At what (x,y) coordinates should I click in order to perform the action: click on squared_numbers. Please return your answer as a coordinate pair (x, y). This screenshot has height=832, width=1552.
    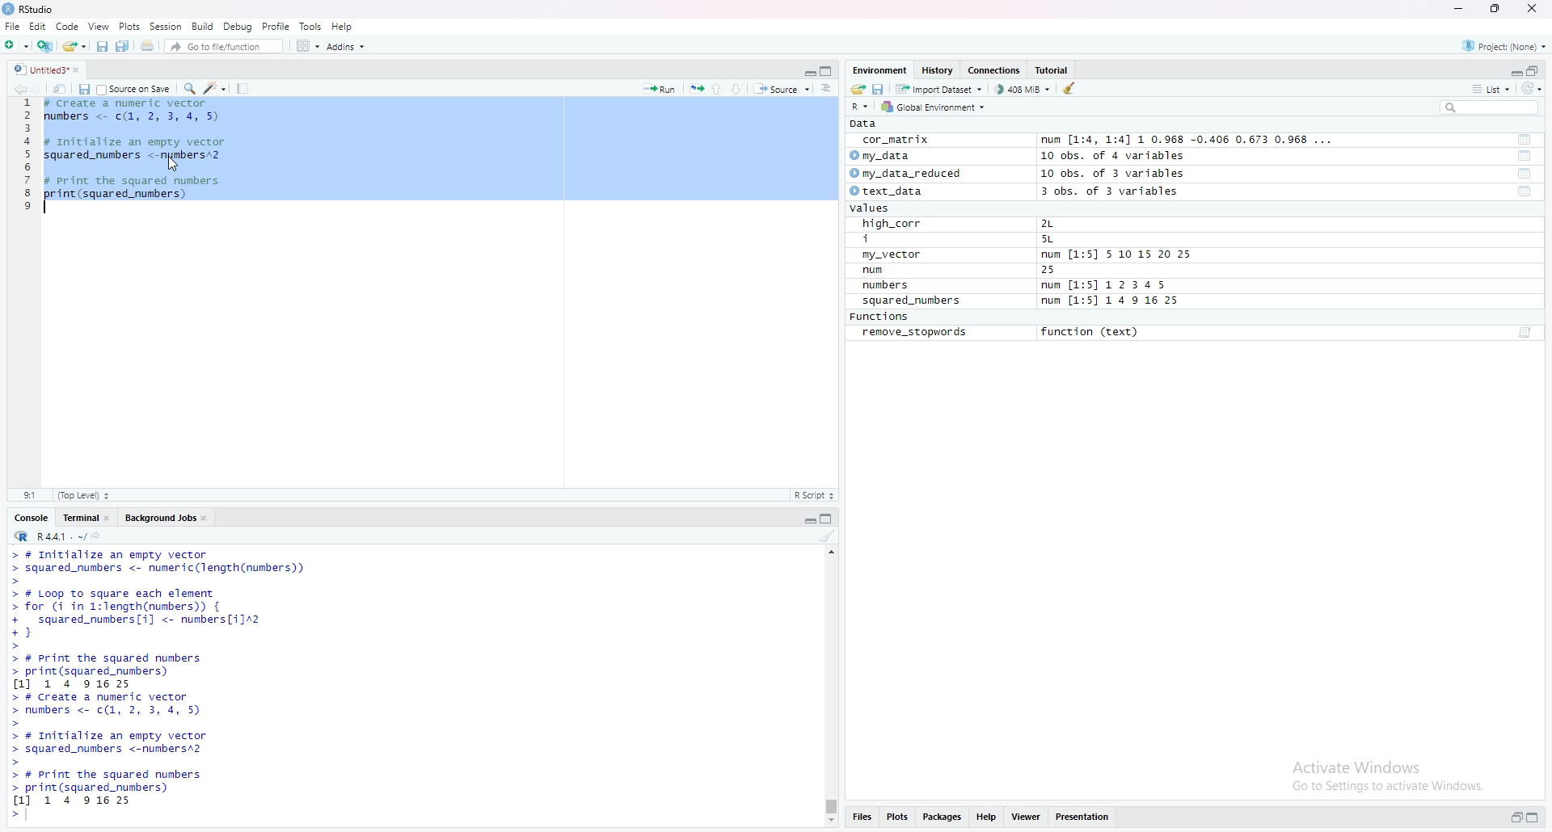
    Looking at the image, I should click on (913, 303).